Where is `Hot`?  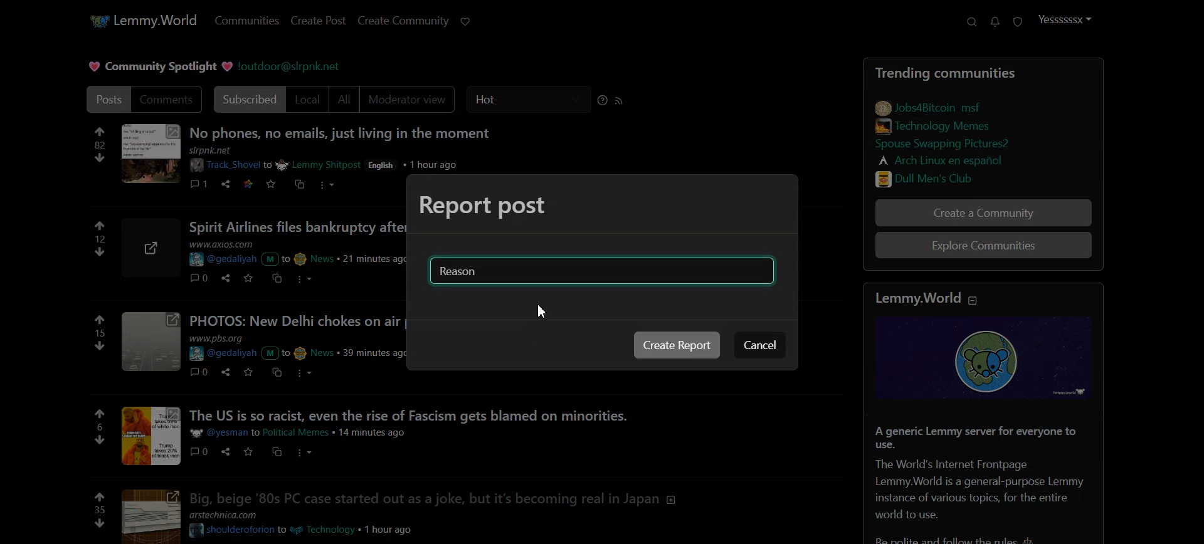
Hot is located at coordinates (529, 100).